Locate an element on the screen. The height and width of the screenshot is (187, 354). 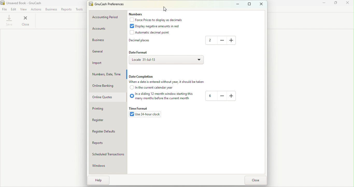
GnuCash Preferences is located at coordinates (108, 4).